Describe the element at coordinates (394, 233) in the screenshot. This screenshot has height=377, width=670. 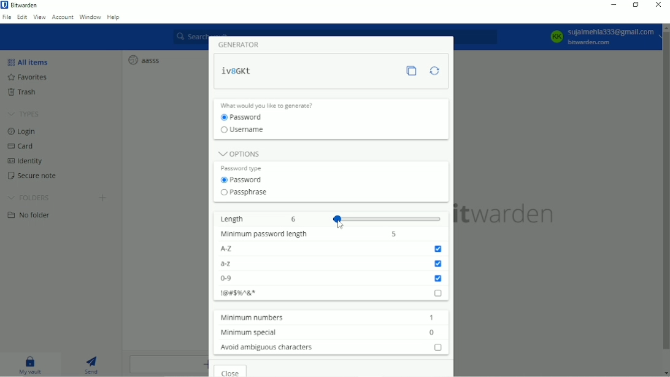
I see `5` at that location.